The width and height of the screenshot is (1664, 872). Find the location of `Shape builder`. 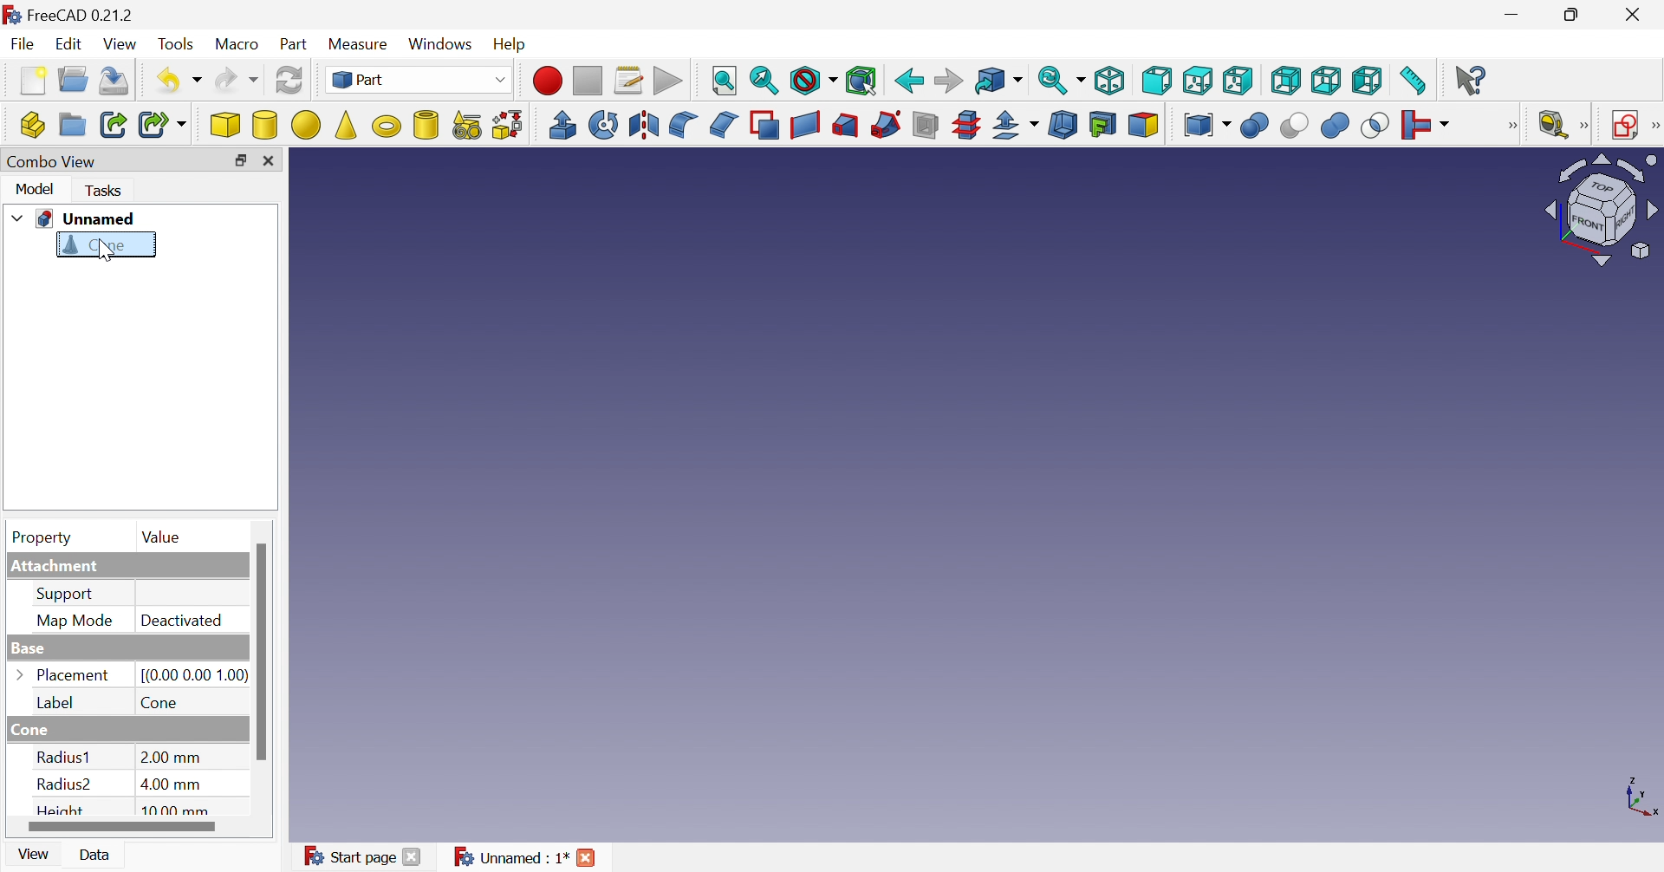

Shape builder is located at coordinates (504, 126).